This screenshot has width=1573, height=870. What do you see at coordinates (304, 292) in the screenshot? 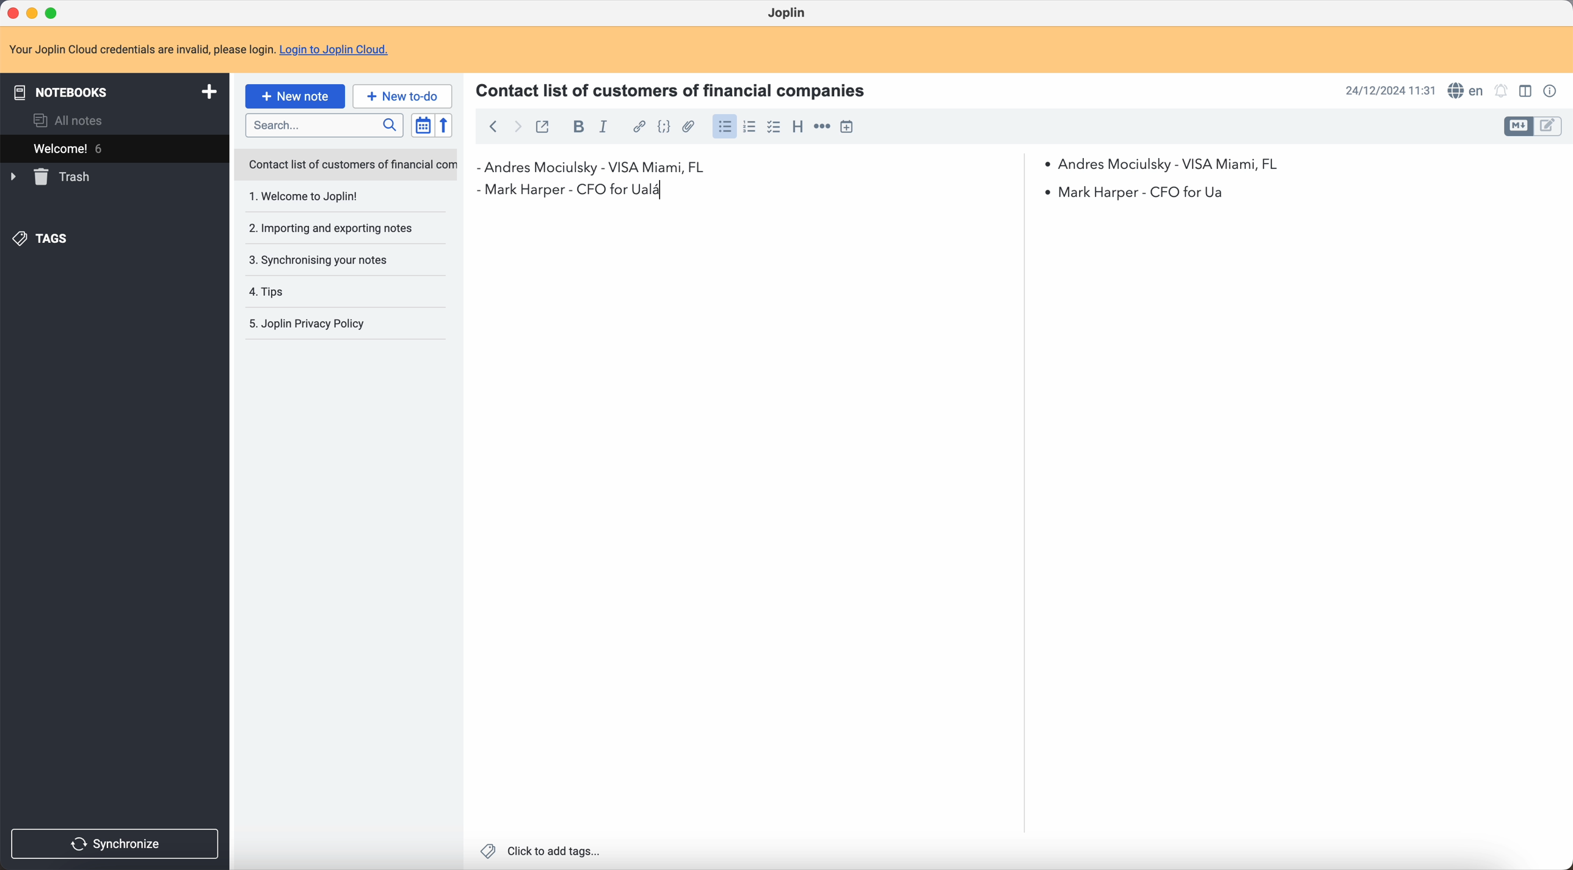
I see `4. Tips` at bounding box center [304, 292].